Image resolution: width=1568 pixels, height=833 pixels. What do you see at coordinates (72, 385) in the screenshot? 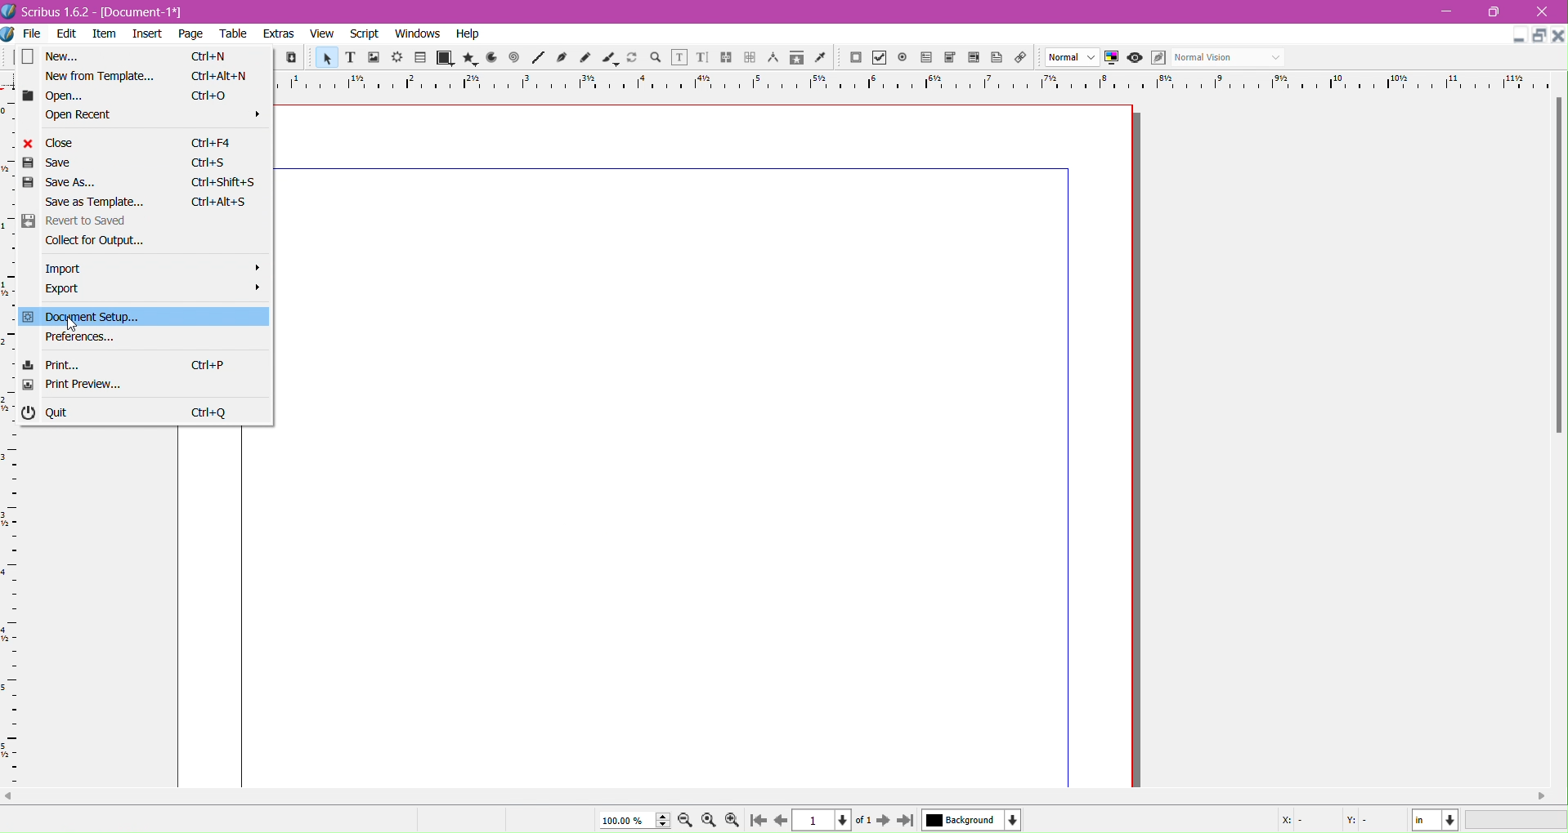
I see `print preview` at bounding box center [72, 385].